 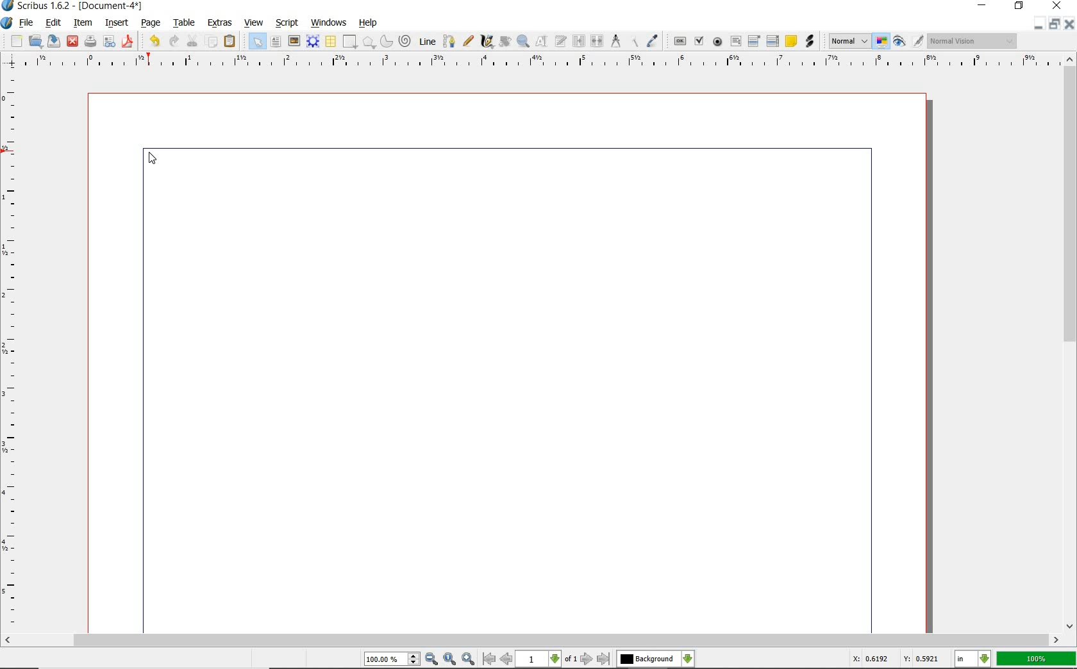 I want to click on help, so click(x=369, y=24).